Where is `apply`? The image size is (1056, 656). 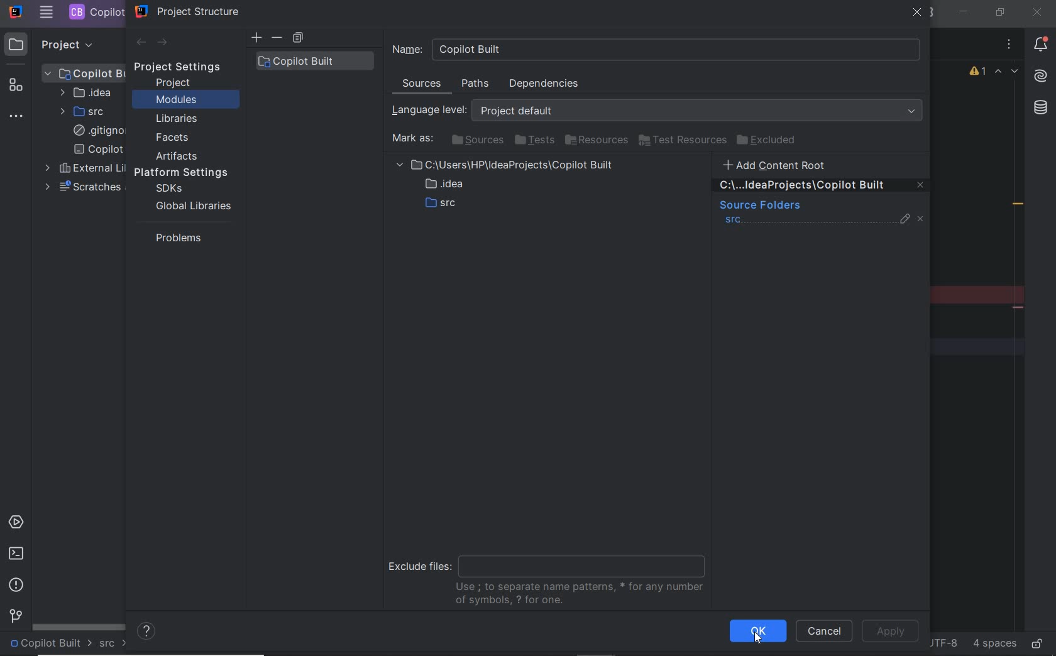 apply is located at coordinates (890, 631).